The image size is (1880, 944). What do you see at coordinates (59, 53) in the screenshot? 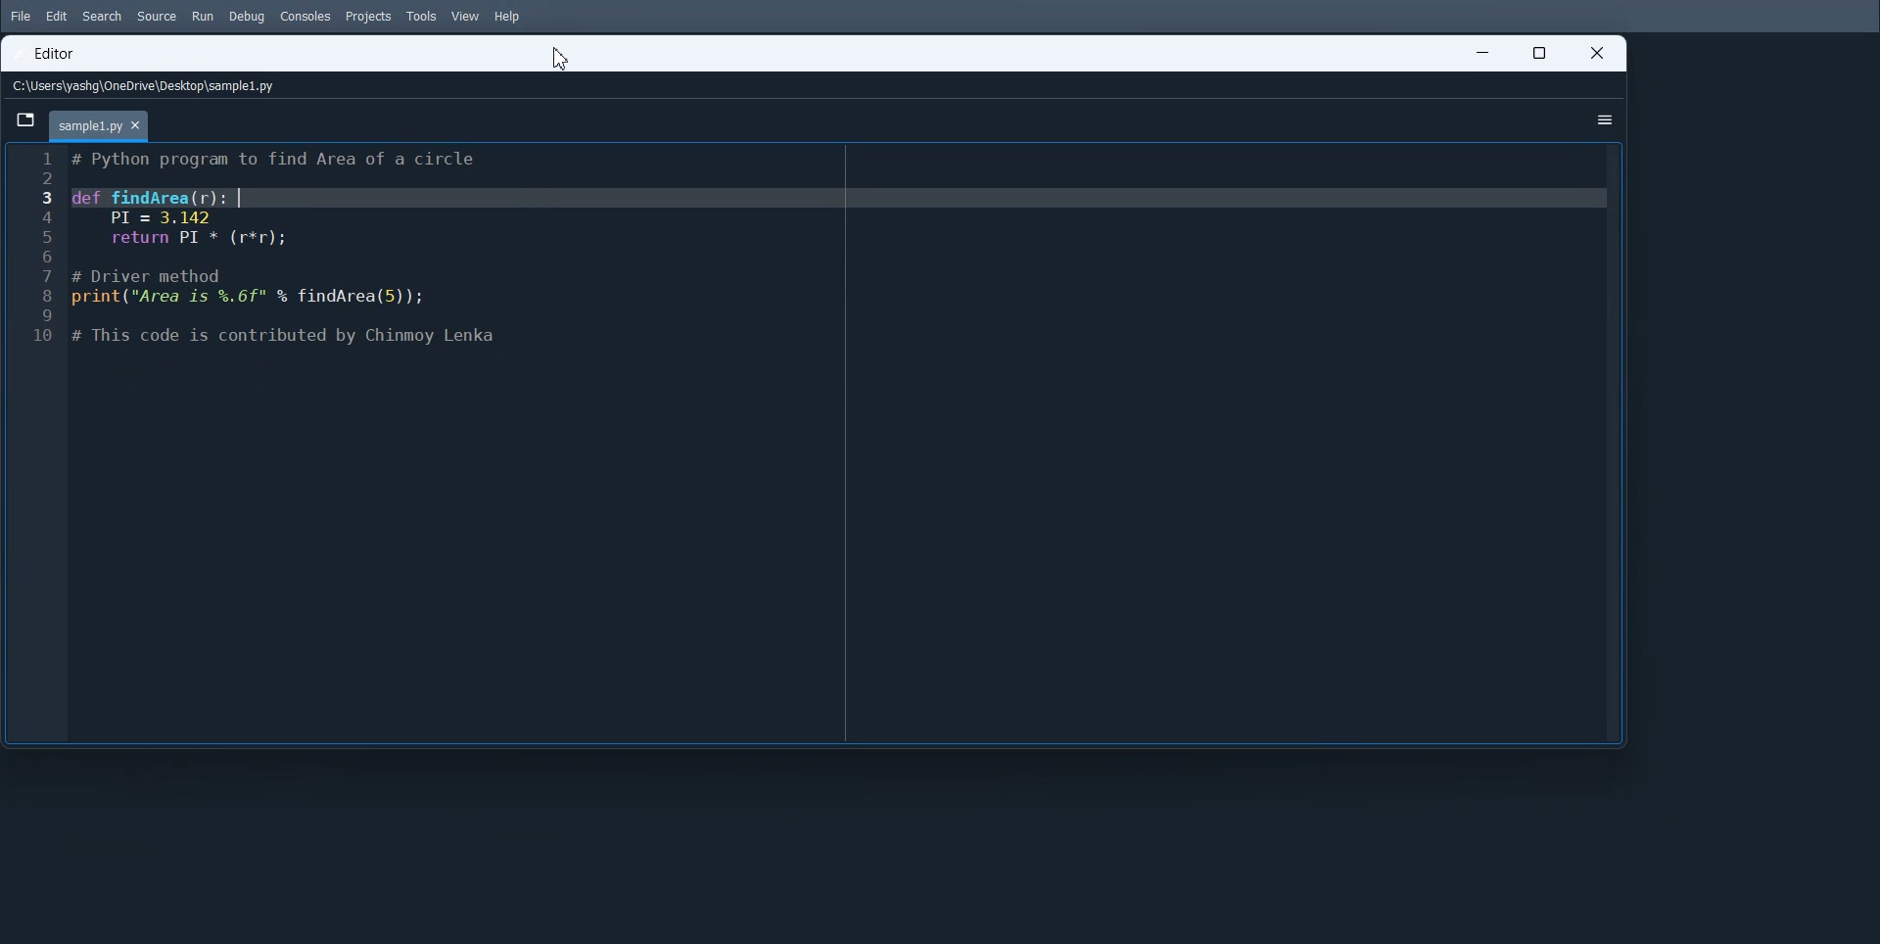
I see `Editor` at bounding box center [59, 53].